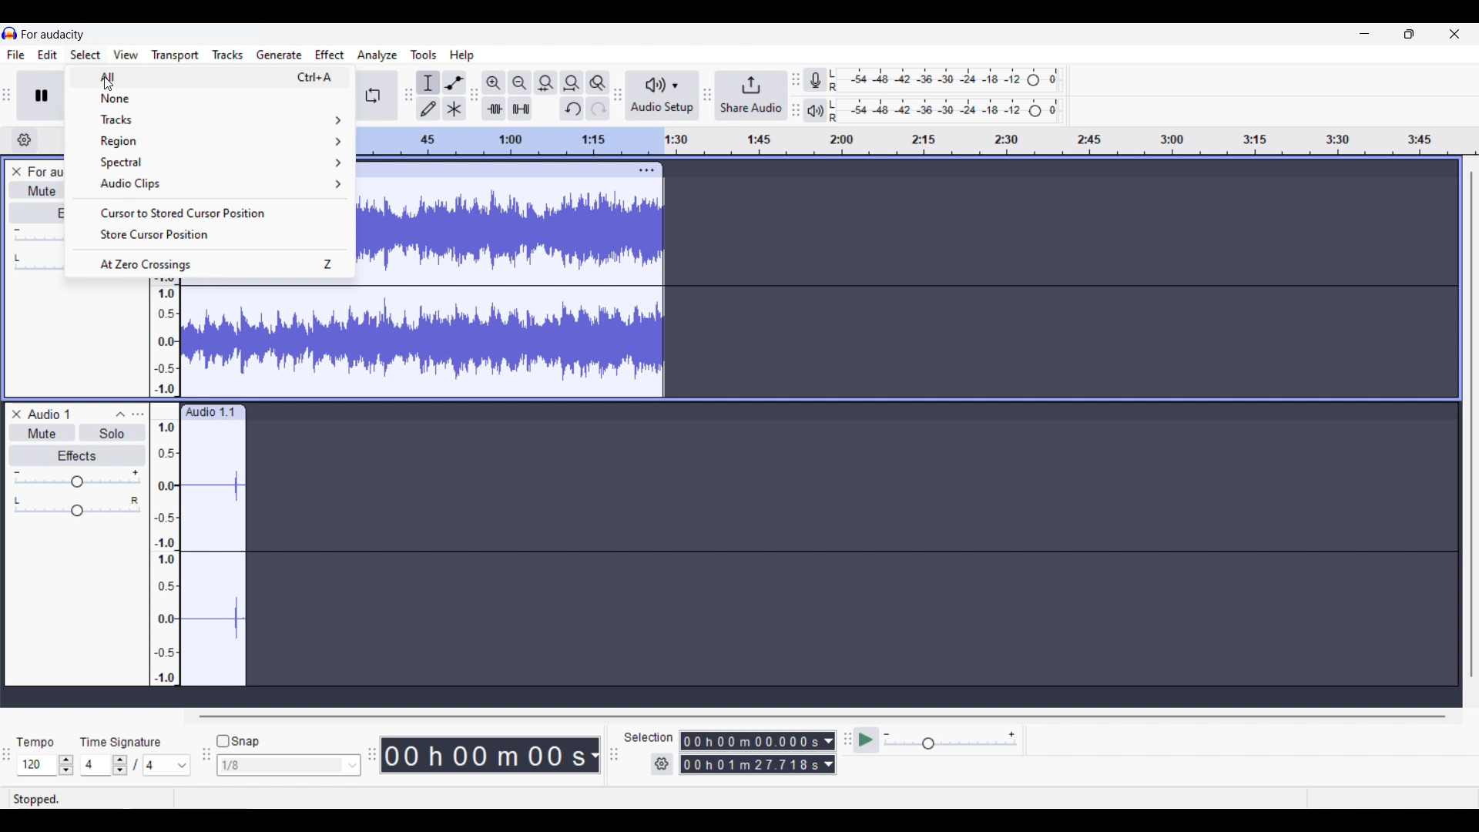 This screenshot has height=832, width=1479. I want to click on Volume slider, so click(37, 236).